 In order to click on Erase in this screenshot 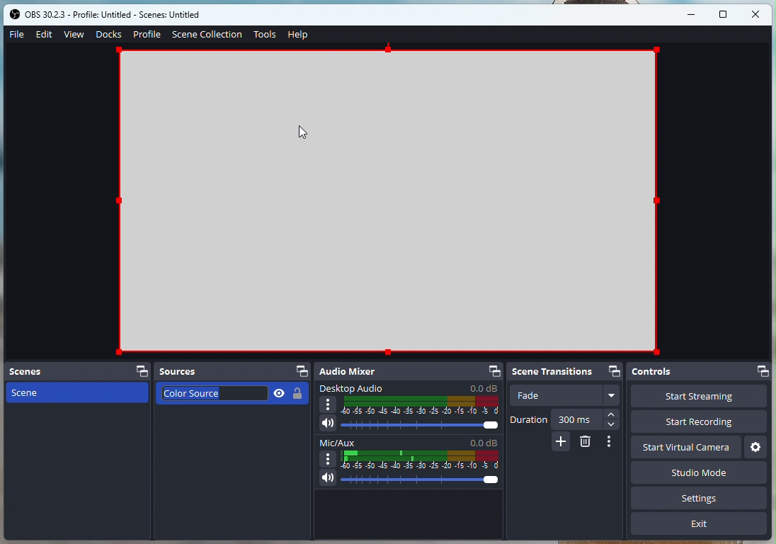, I will do `click(586, 443)`.